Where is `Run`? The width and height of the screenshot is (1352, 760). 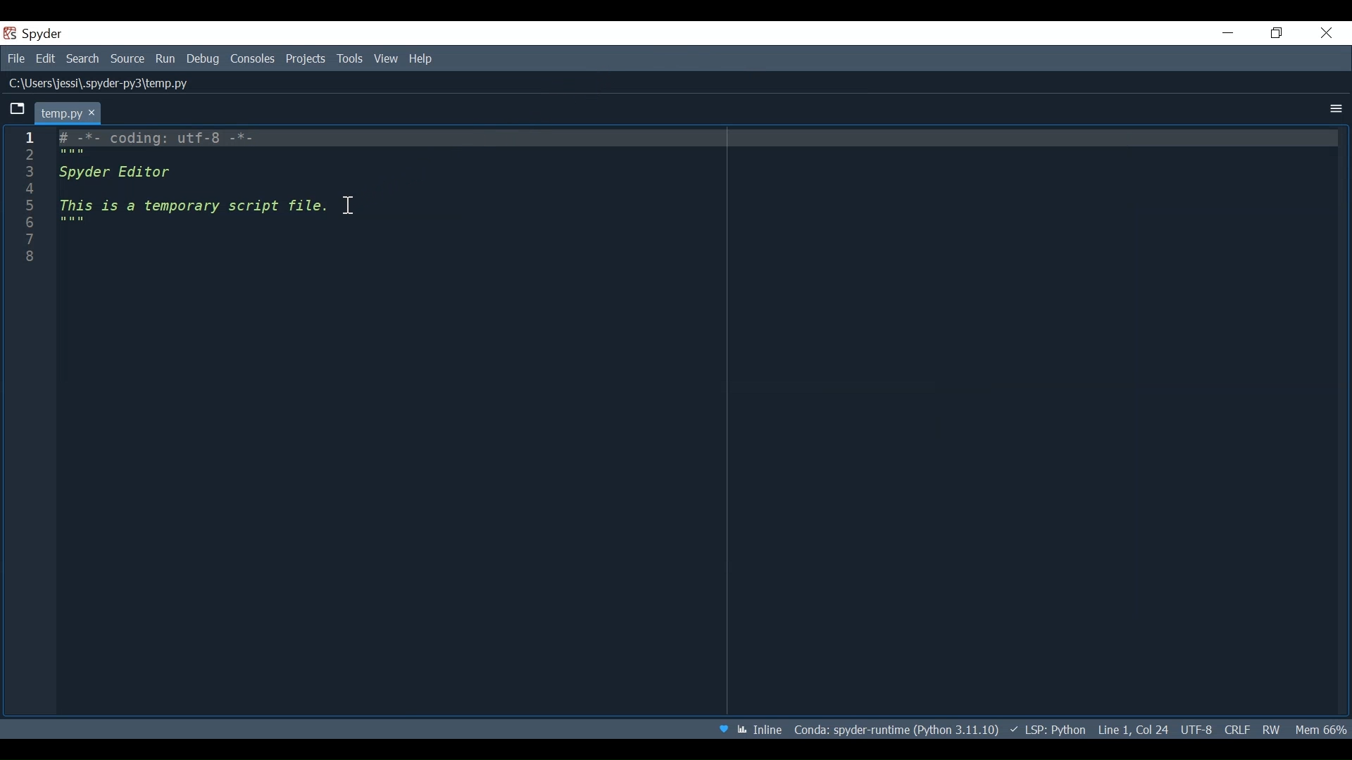 Run is located at coordinates (167, 59).